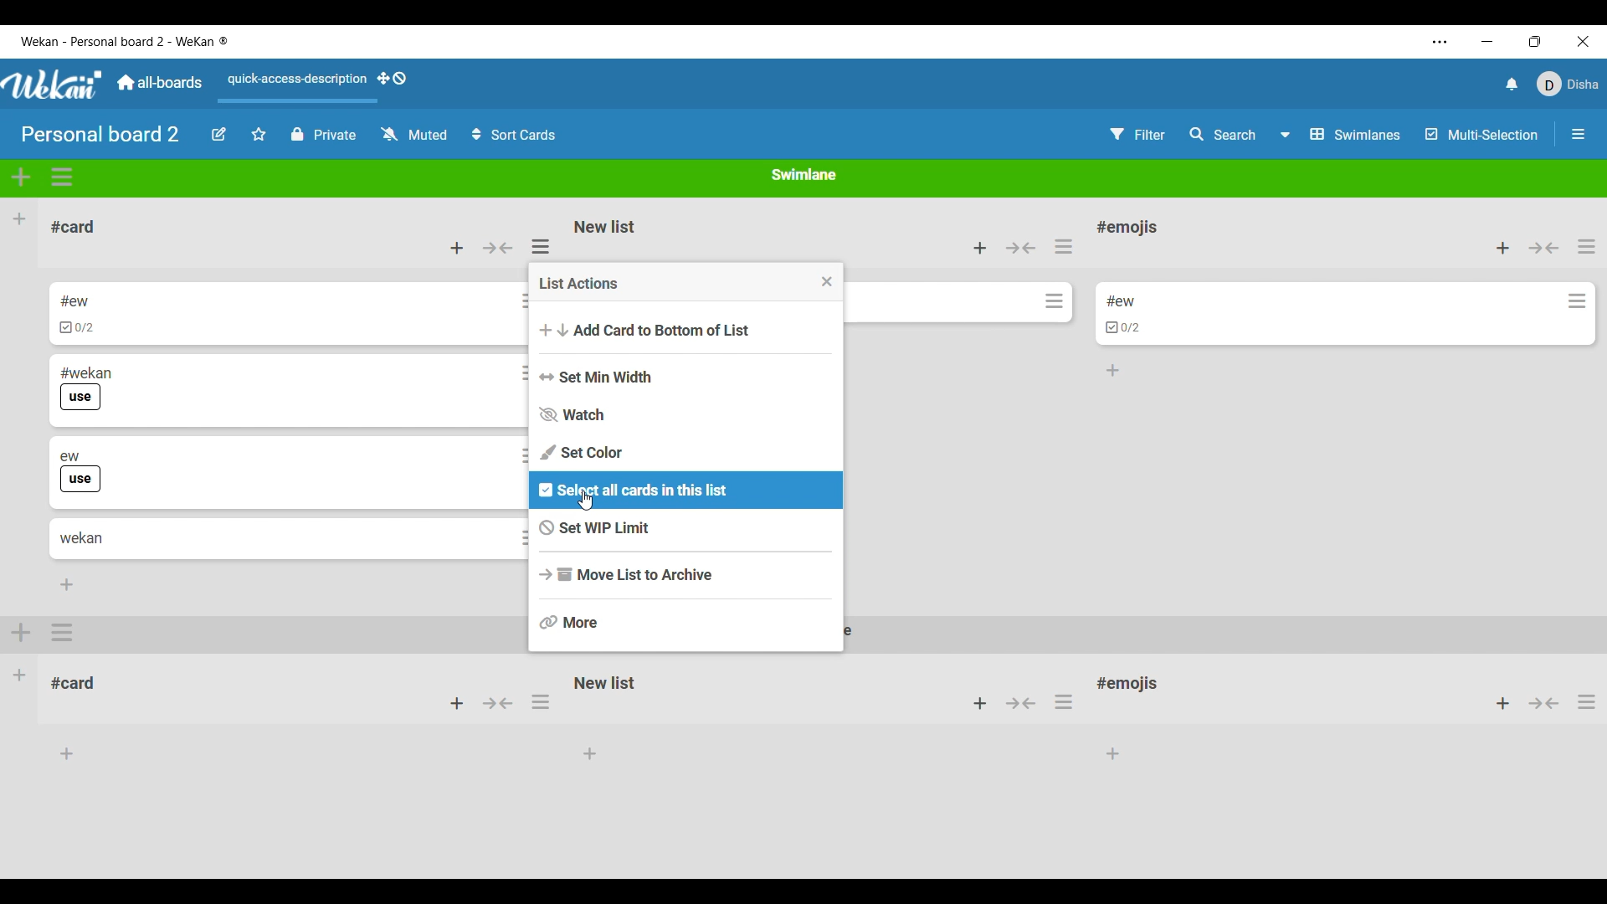  What do you see at coordinates (513, 422) in the screenshot?
I see `Card actions for respective card in the list` at bounding box center [513, 422].